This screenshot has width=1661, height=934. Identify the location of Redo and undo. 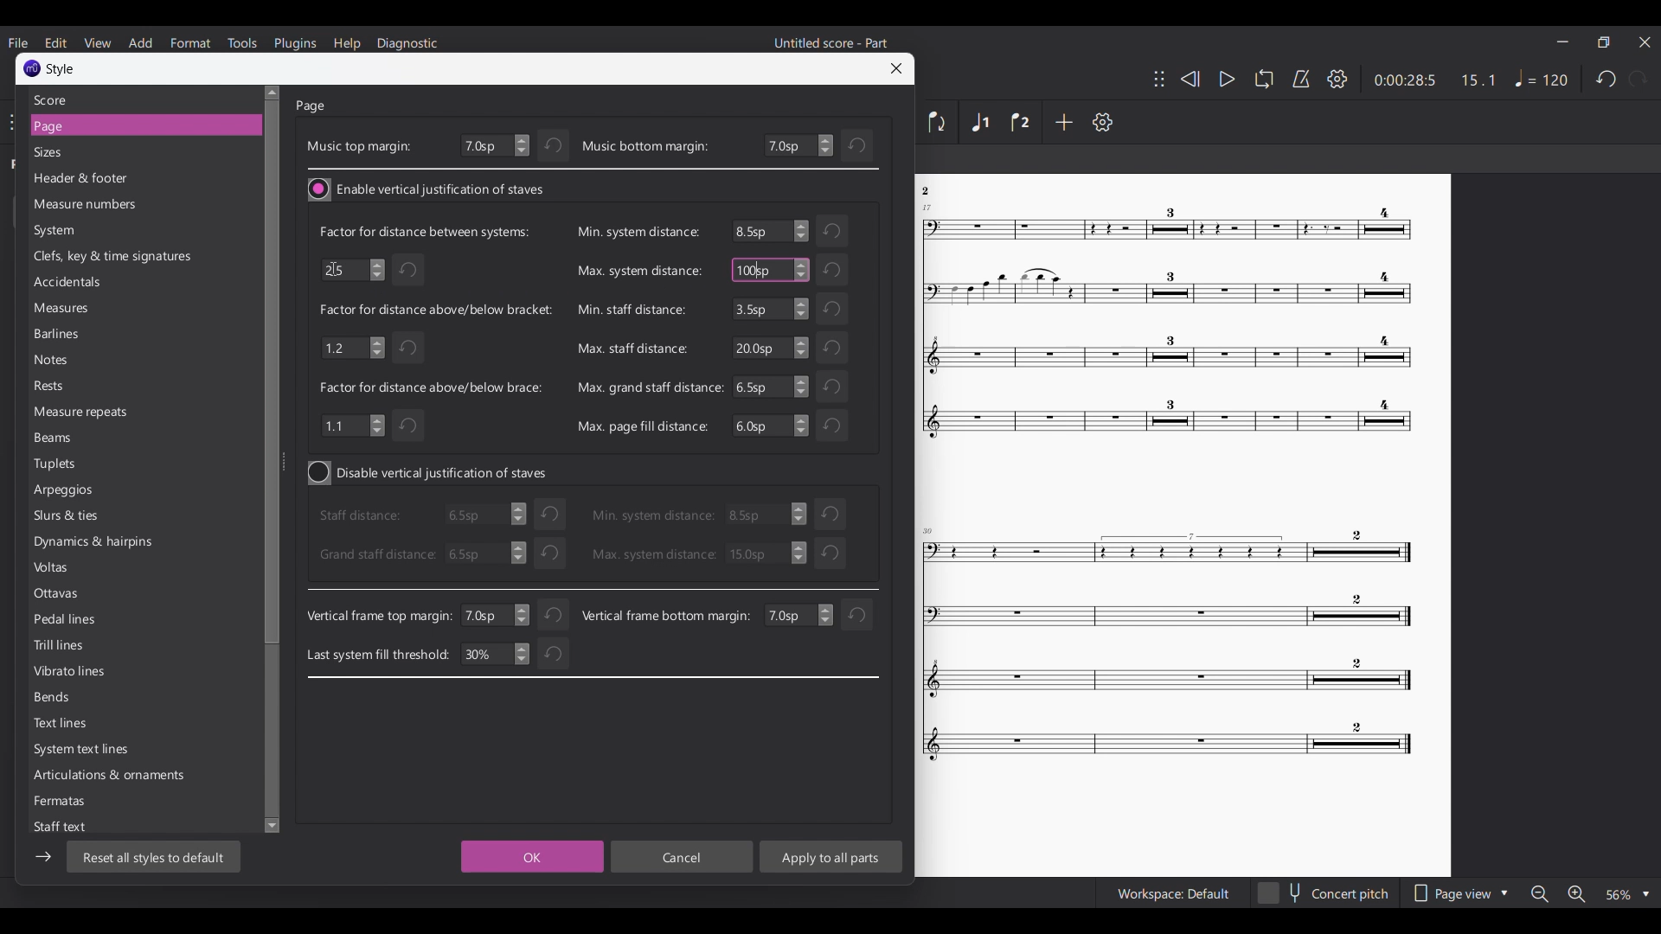
(1621, 79).